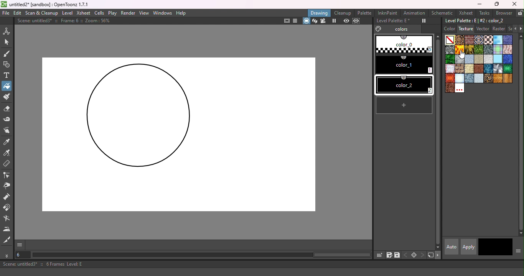 The height and width of the screenshot is (276, 524). What do you see at coordinates (521, 29) in the screenshot?
I see `Next` at bounding box center [521, 29].